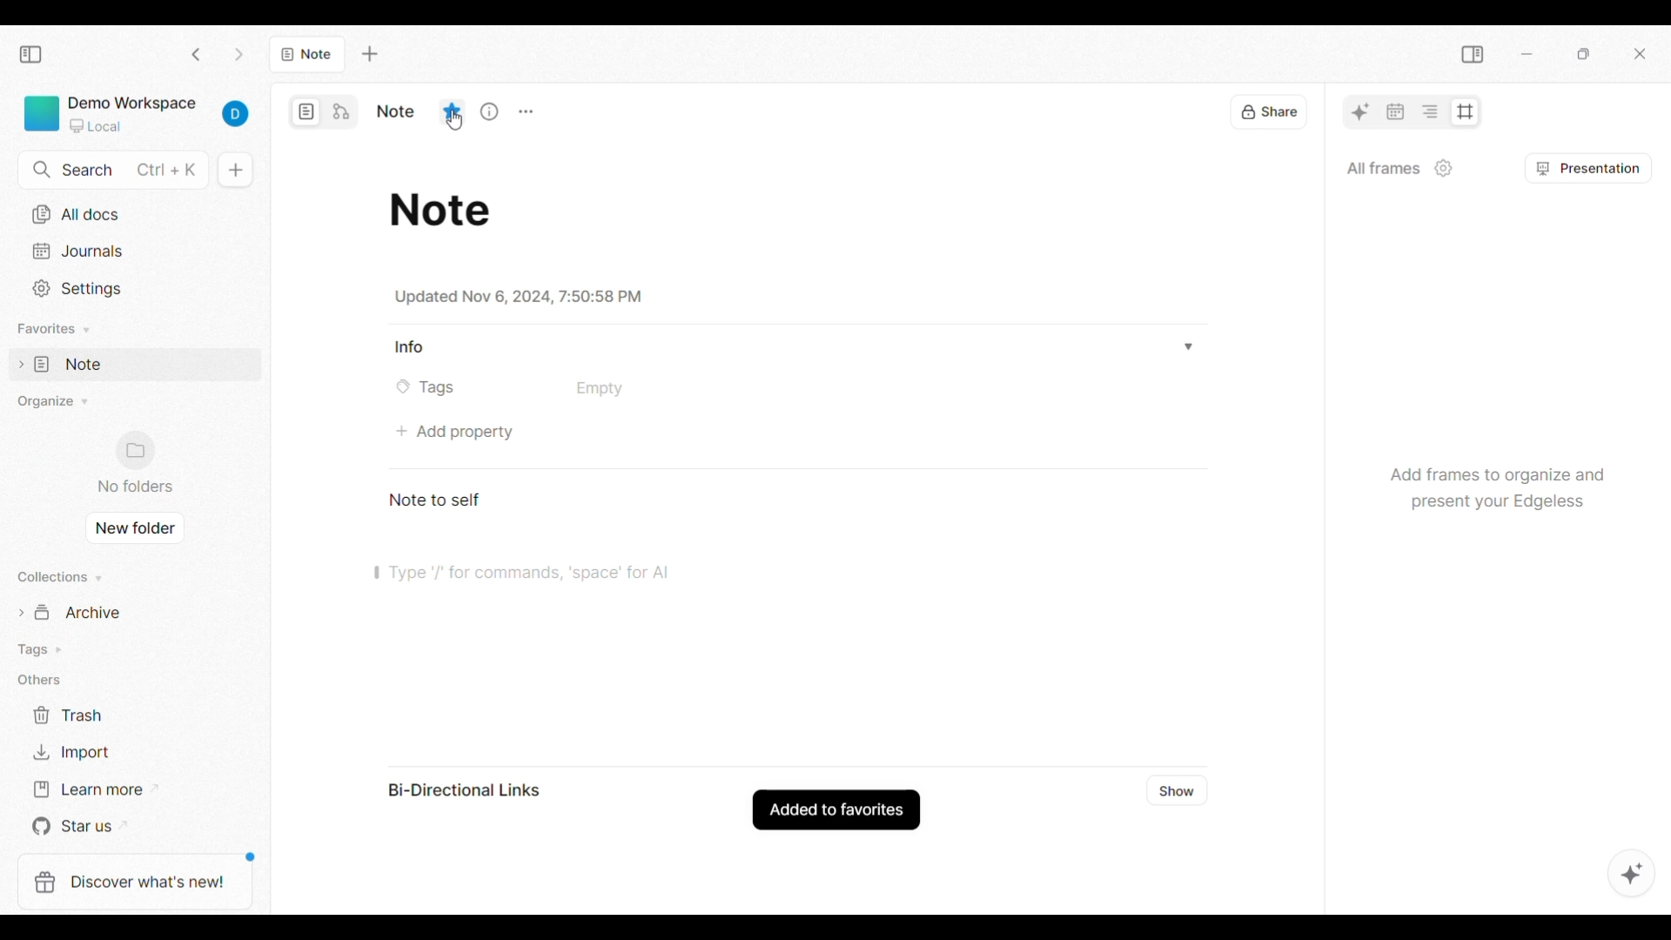 This screenshot has width=1671, height=940. Describe the element at coordinates (1269, 111) in the screenshot. I see `Share workspace with others` at that location.